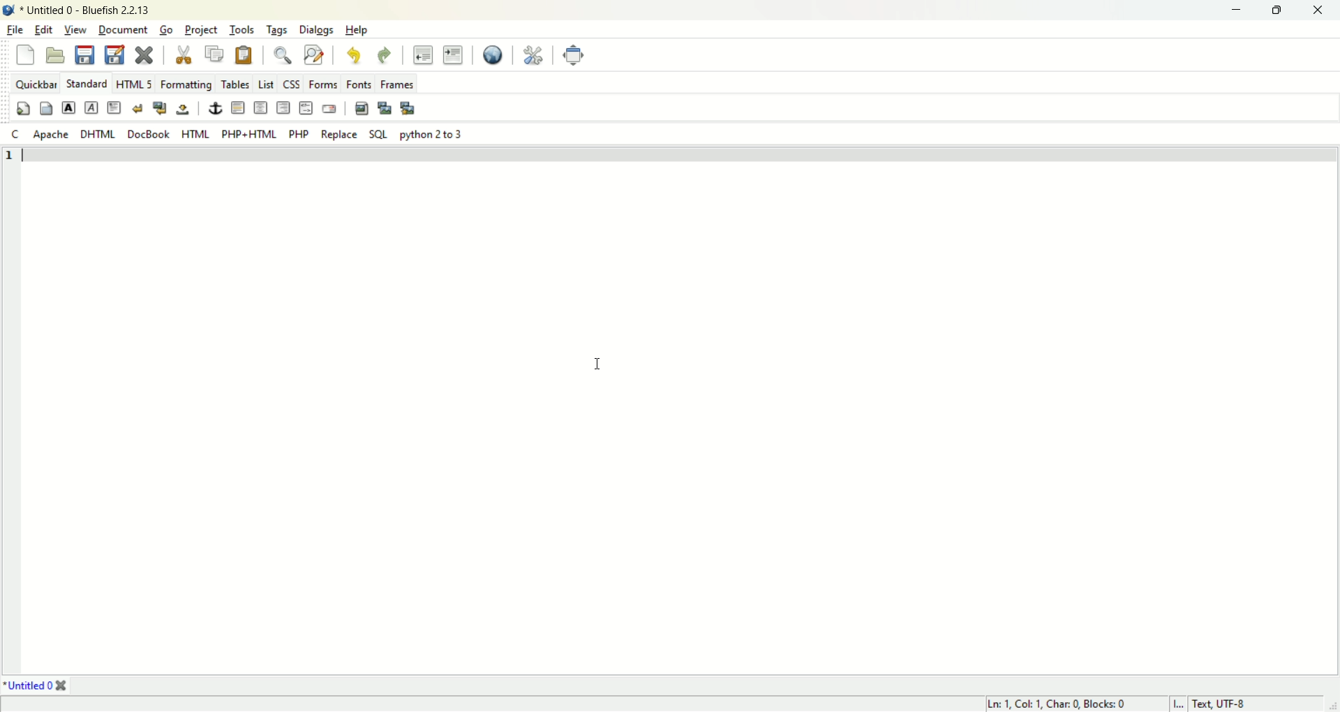 The width and height of the screenshot is (1340, 712). Describe the element at coordinates (13, 409) in the screenshot. I see `line number` at that location.